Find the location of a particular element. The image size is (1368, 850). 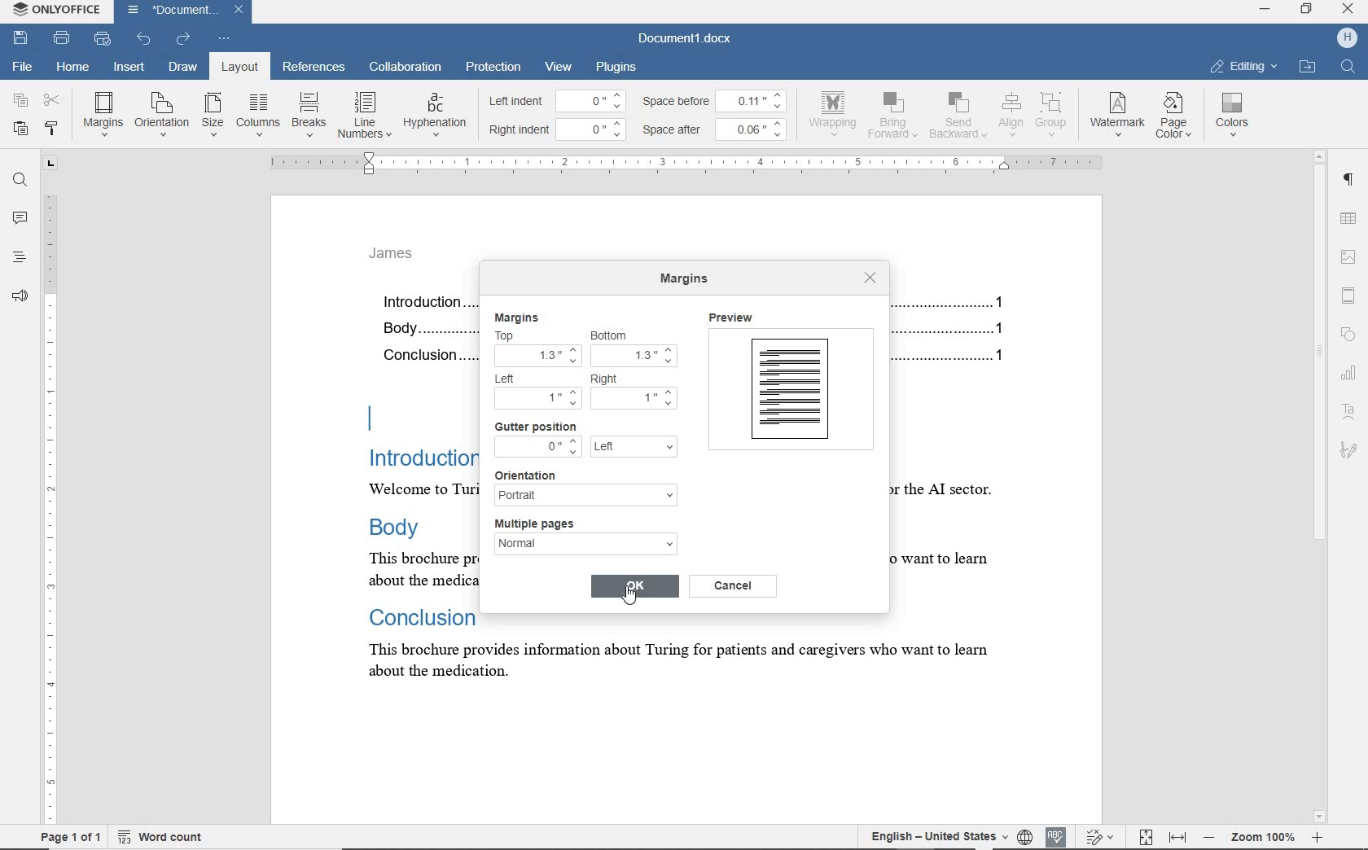

orientation is located at coordinates (162, 113).